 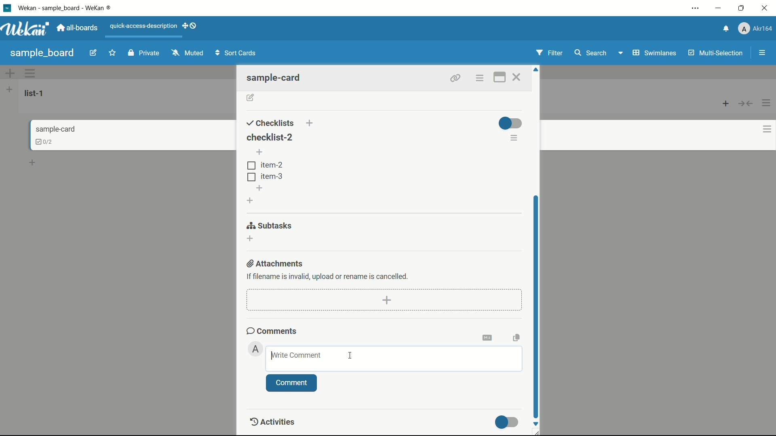 What do you see at coordinates (757, 29) in the screenshot?
I see `profile` at bounding box center [757, 29].